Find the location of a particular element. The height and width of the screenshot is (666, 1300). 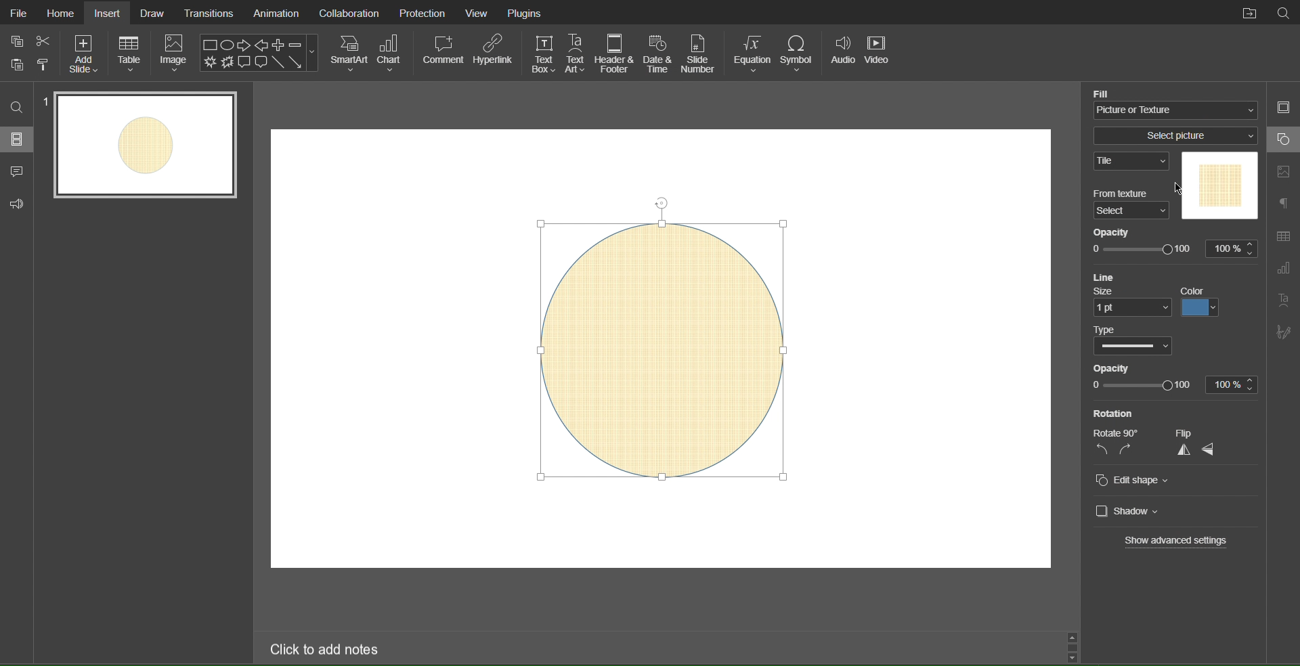

Comment is located at coordinates (443, 53).